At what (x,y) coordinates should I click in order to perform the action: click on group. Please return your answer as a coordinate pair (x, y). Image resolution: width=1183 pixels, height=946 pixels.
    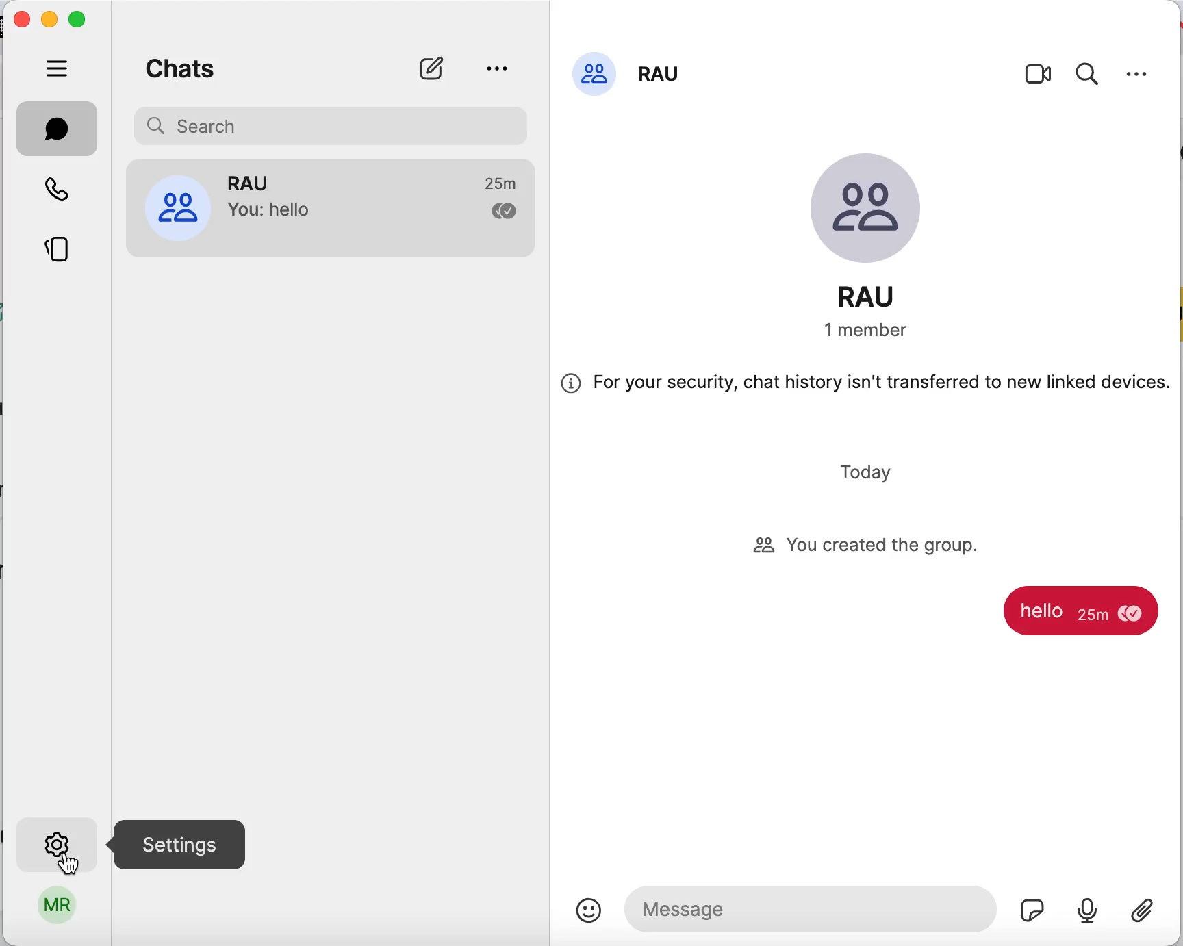
    Looking at the image, I should click on (329, 217).